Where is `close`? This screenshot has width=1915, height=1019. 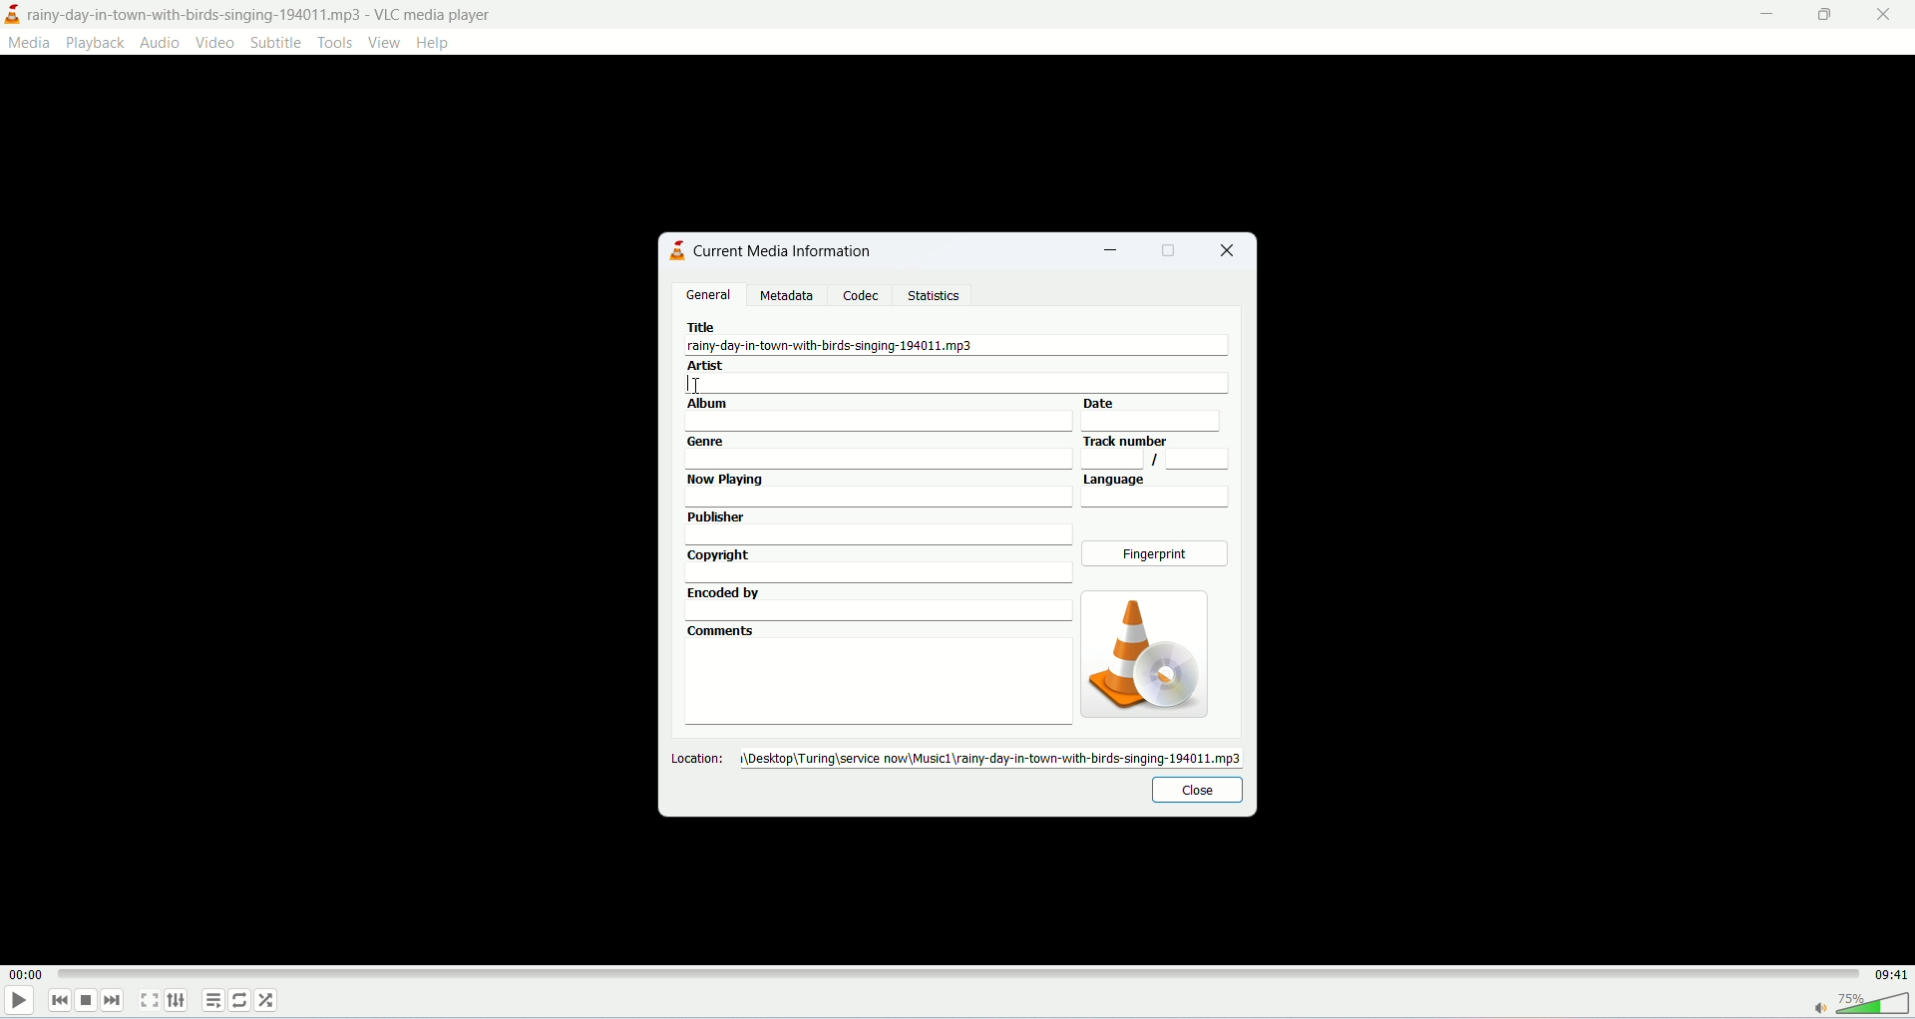 close is located at coordinates (1234, 250).